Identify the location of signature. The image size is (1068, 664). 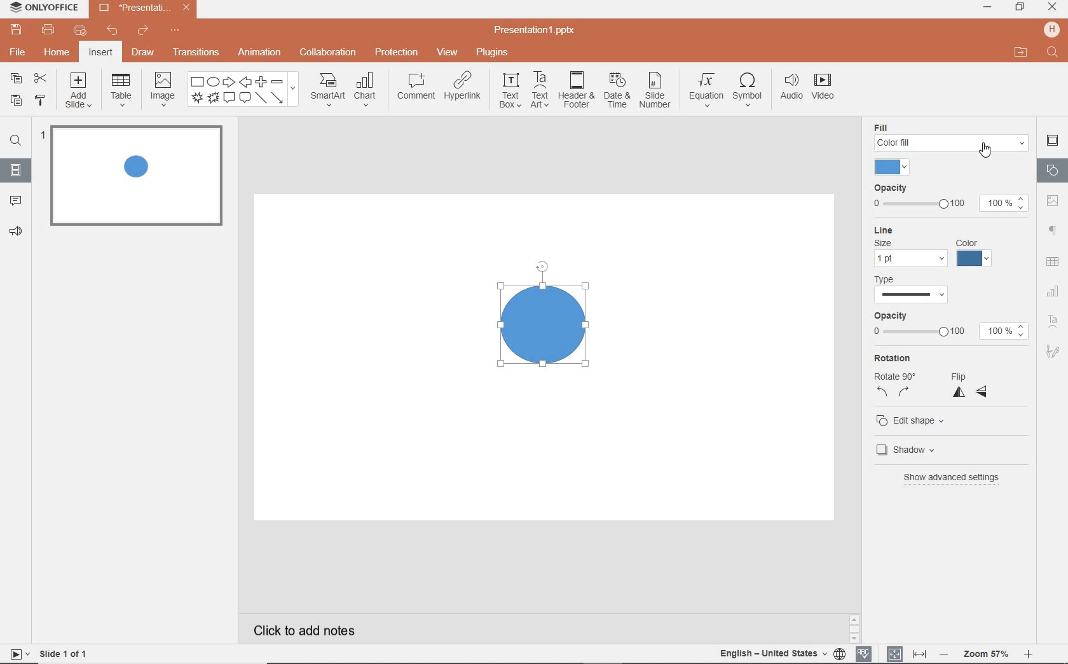
(1052, 350).